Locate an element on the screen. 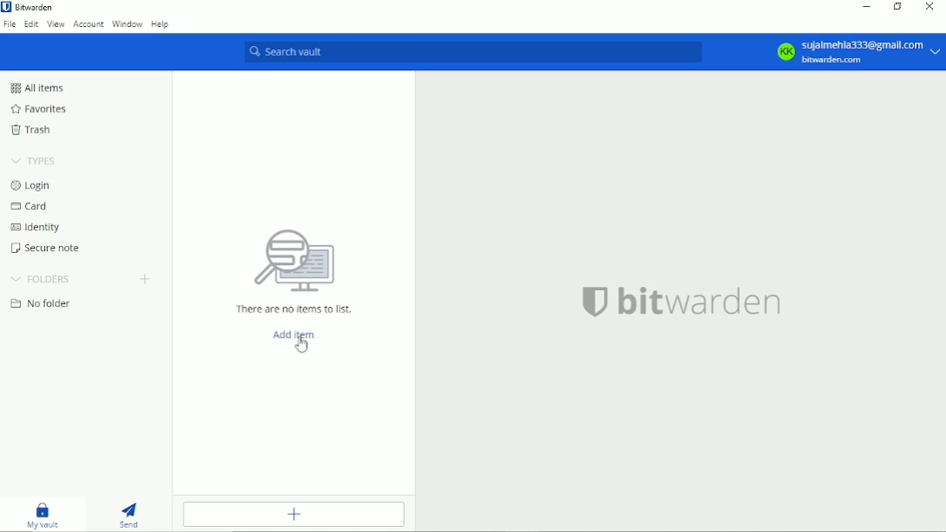  bitwarden is located at coordinates (677, 304).